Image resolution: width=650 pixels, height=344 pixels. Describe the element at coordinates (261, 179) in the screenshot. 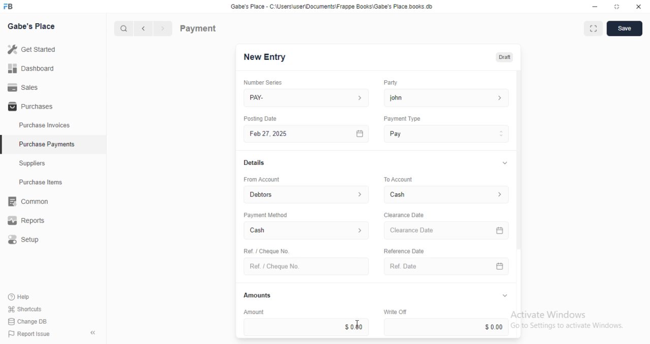

I see `‘From Account` at that location.